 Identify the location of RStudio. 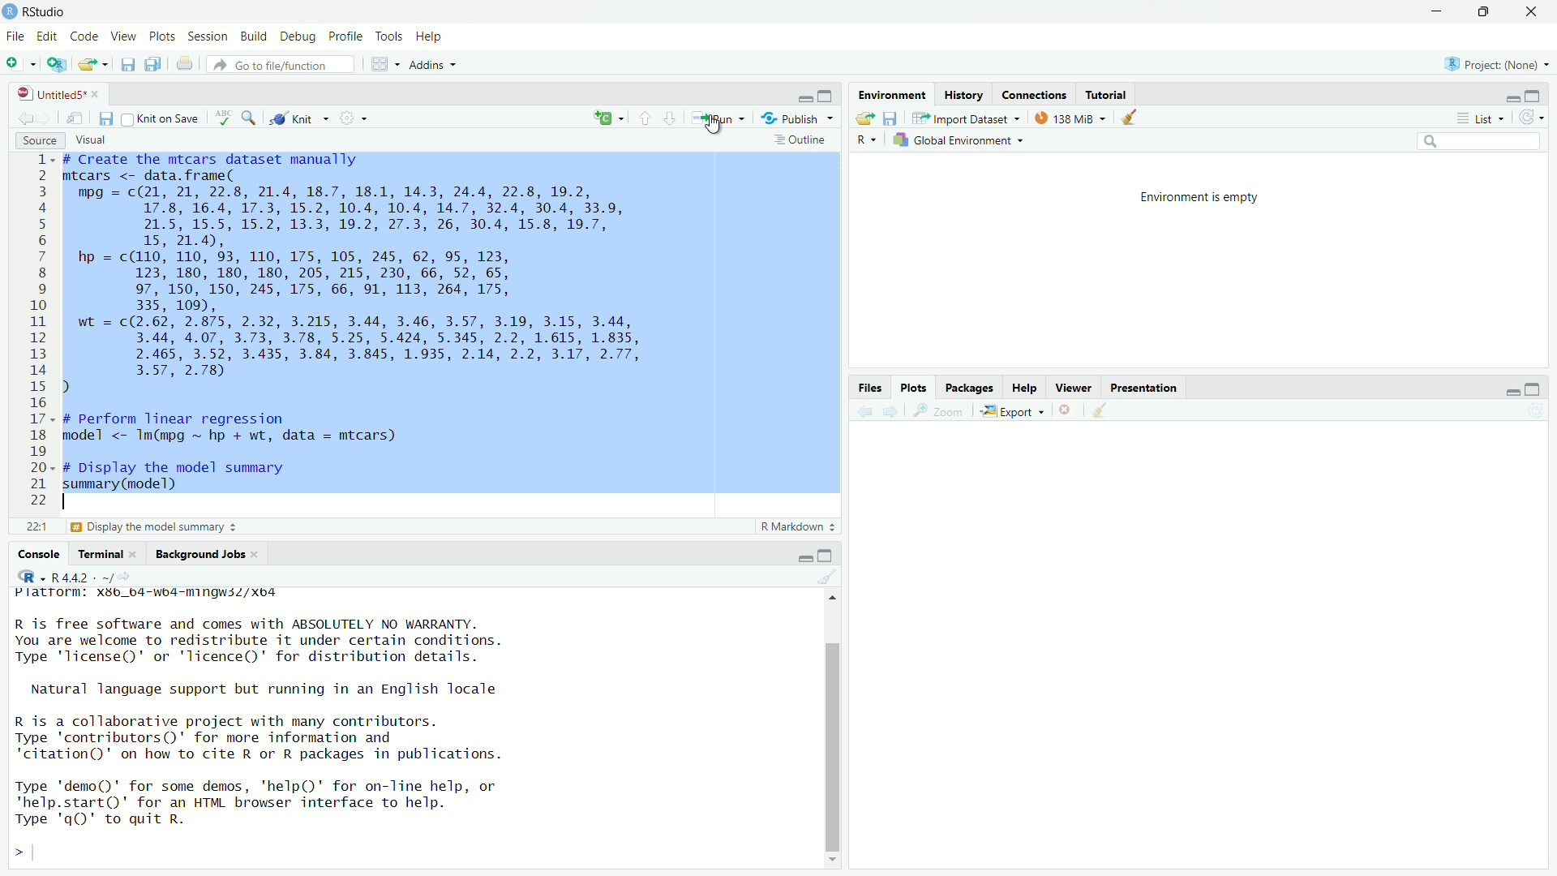
(45, 12).